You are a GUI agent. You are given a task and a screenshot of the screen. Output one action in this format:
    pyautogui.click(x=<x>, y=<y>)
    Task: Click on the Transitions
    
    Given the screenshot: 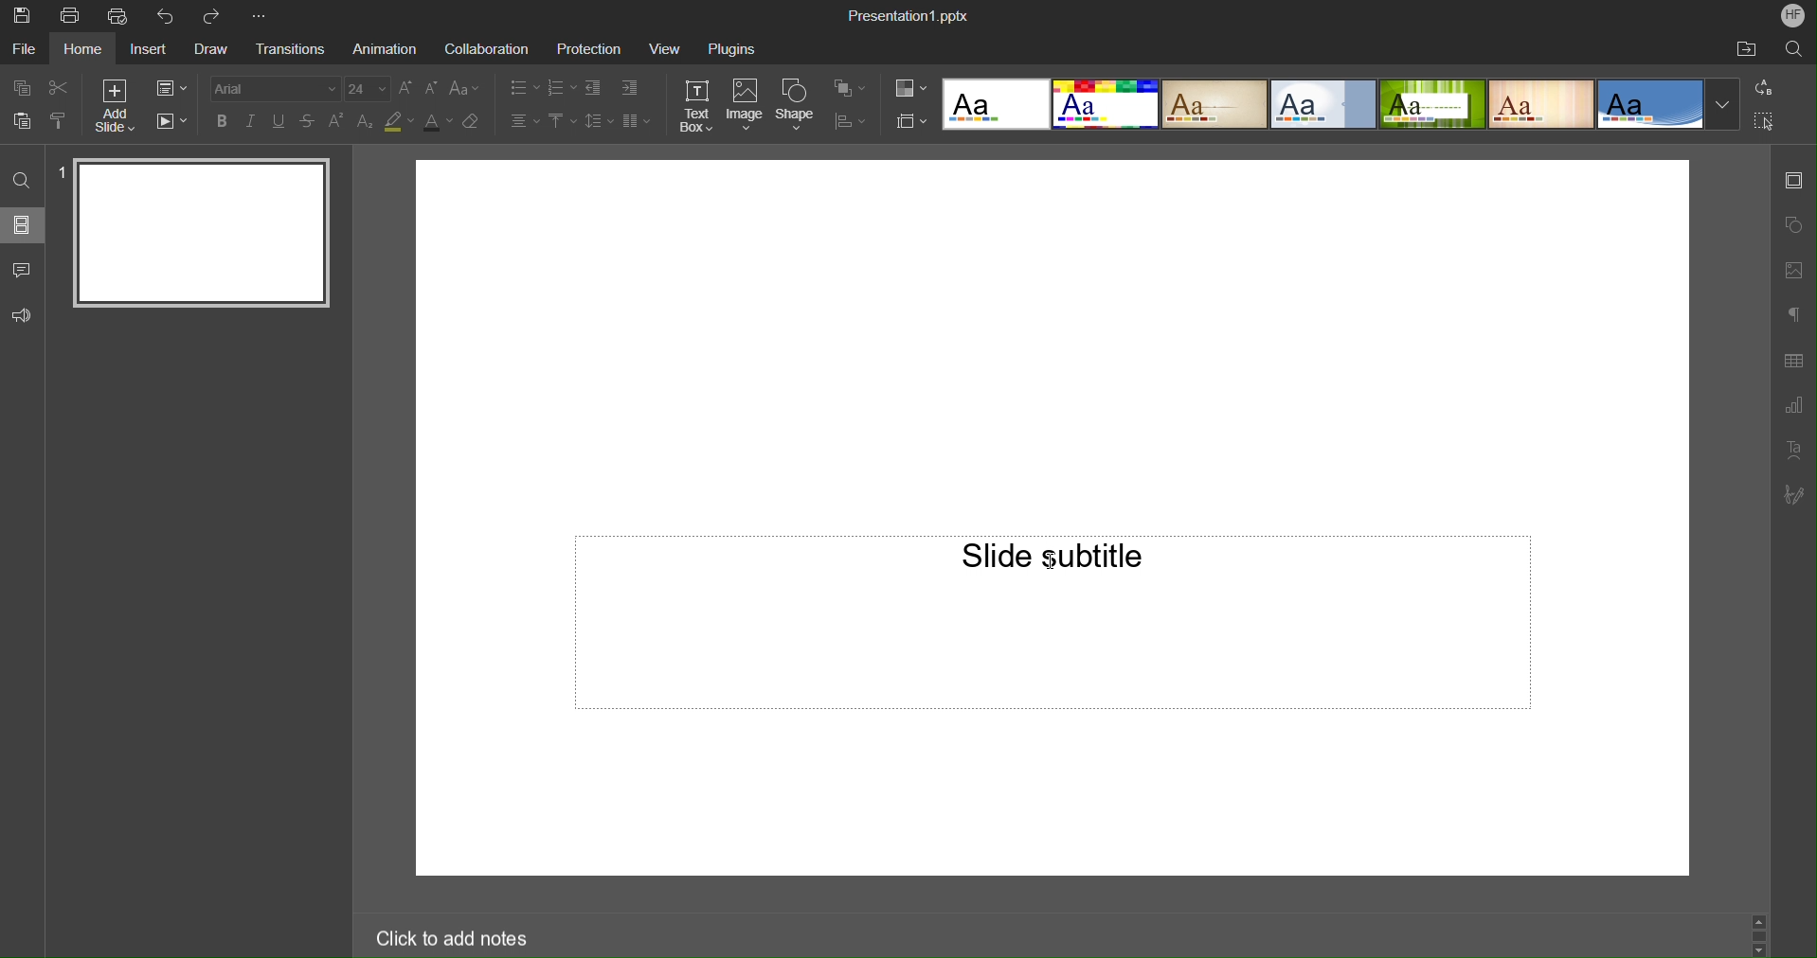 What is the action you would take?
    pyautogui.click(x=286, y=49)
    